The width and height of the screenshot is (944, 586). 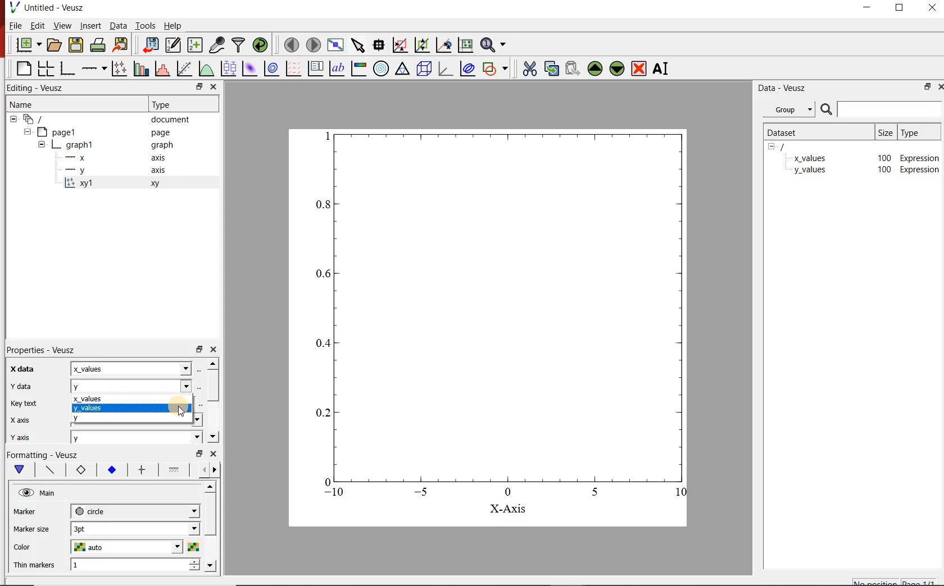 I want to click on move up, so click(x=213, y=364).